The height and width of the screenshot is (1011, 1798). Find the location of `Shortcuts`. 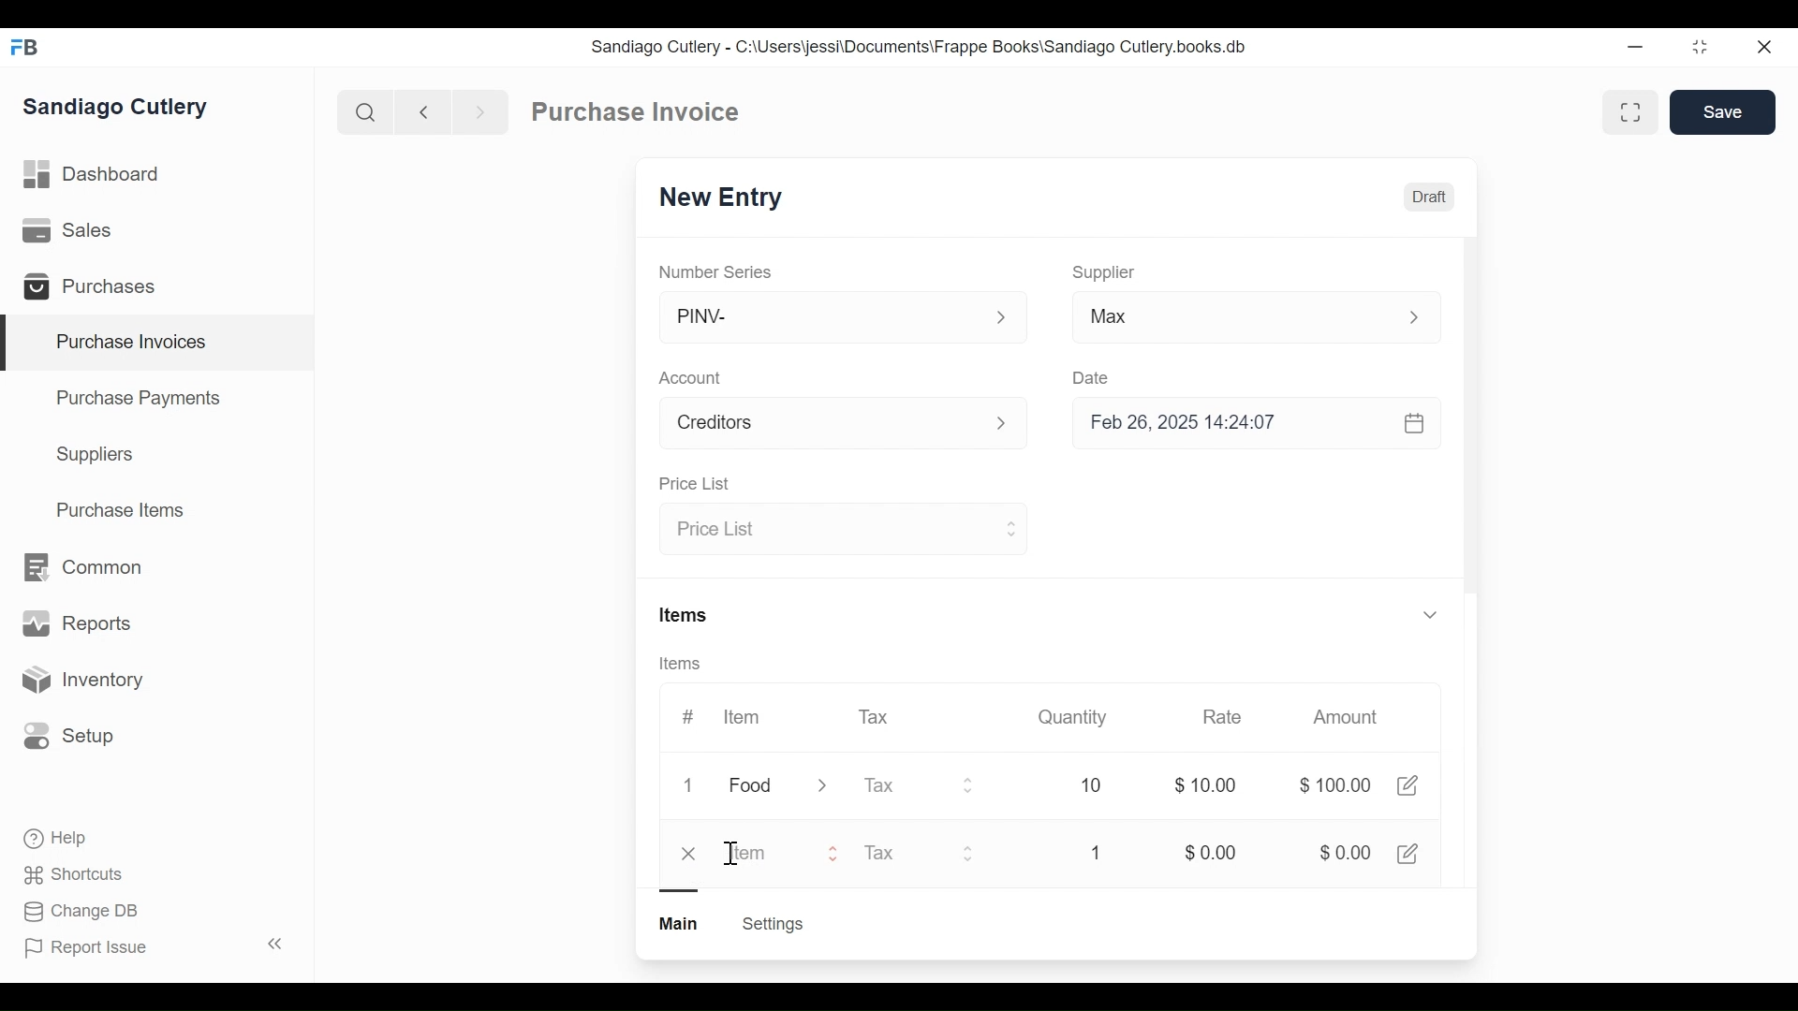

Shortcuts is located at coordinates (76, 873).